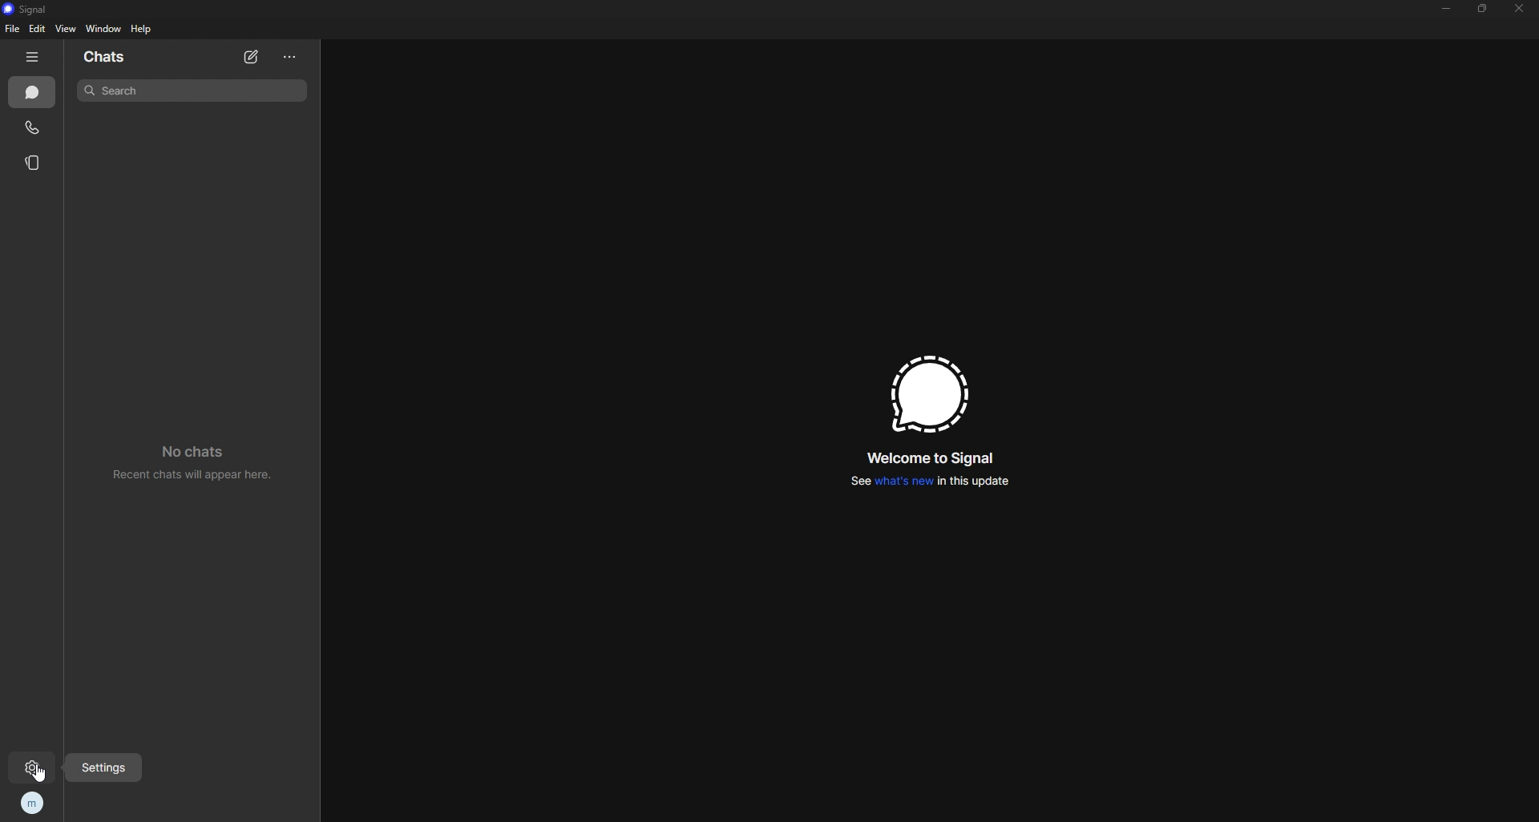 This screenshot has height=822, width=1539. Describe the element at coordinates (195, 90) in the screenshot. I see `search` at that location.